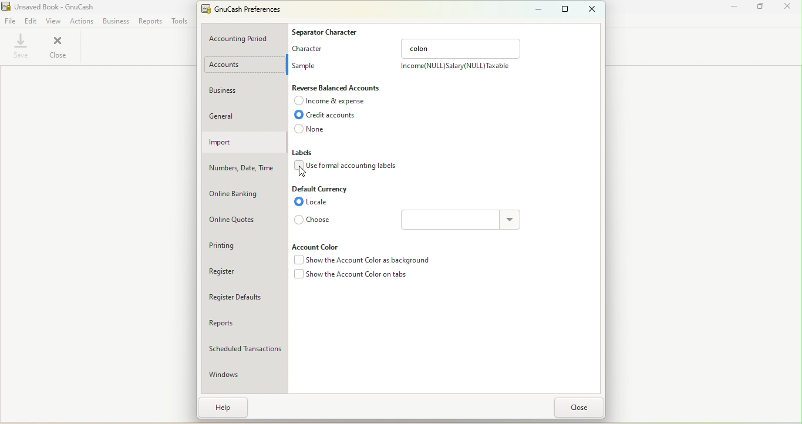  Describe the element at coordinates (59, 47) in the screenshot. I see `Close` at that location.